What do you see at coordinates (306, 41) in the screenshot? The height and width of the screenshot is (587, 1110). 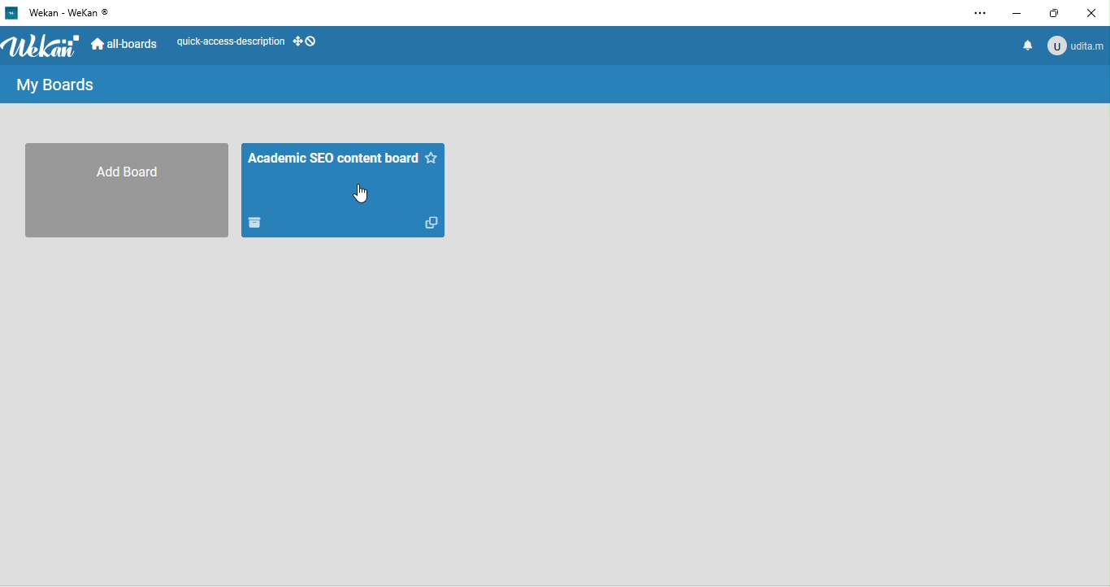 I see `show desktop drag handles` at bounding box center [306, 41].